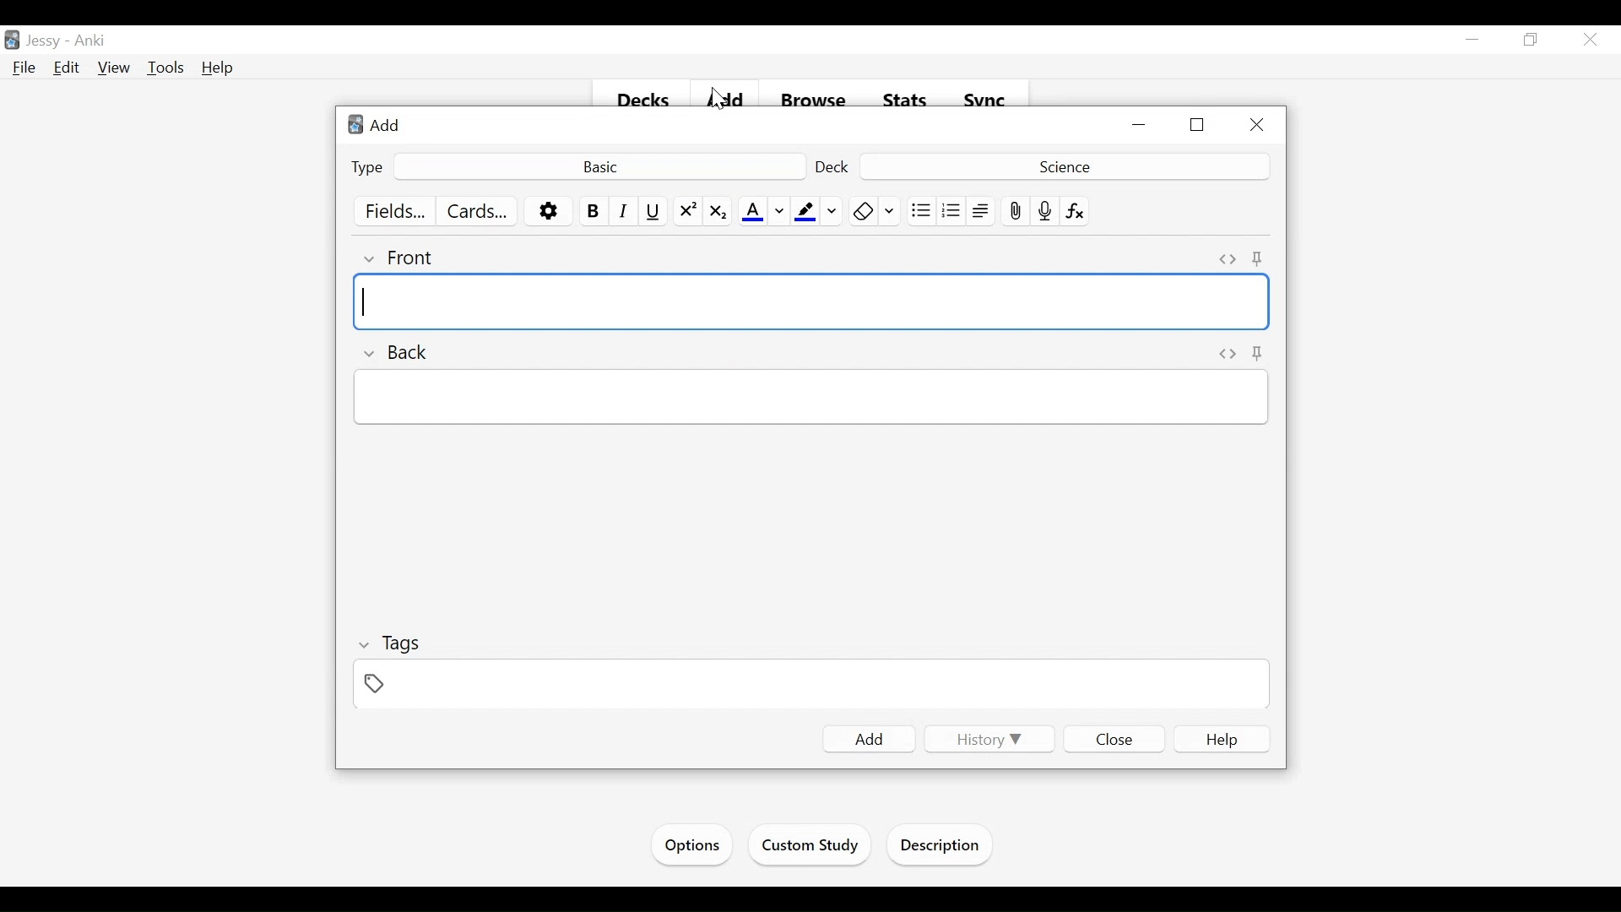 This screenshot has height=912, width=1621. What do you see at coordinates (891, 211) in the screenshot?
I see `Change color` at bounding box center [891, 211].